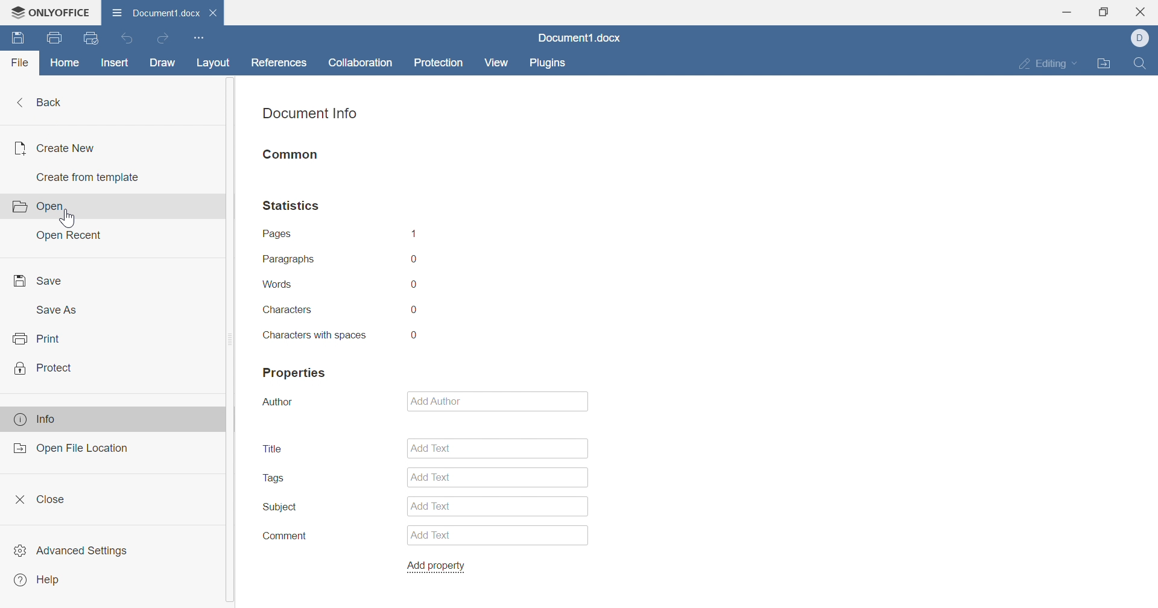  What do you see at coordinates (53, 36) in the screenshot?
I see `print` at bounding box center [53, 36].